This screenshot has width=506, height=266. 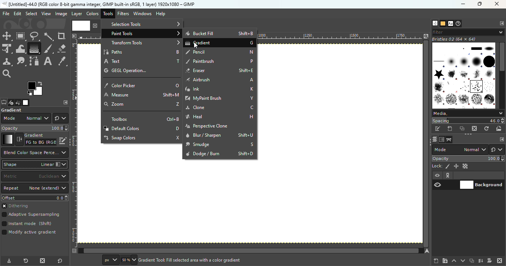 What do you see at coordinates (475, 128) in the screenshot?
I see `Delete this brush` at bounding box center [475, 128].